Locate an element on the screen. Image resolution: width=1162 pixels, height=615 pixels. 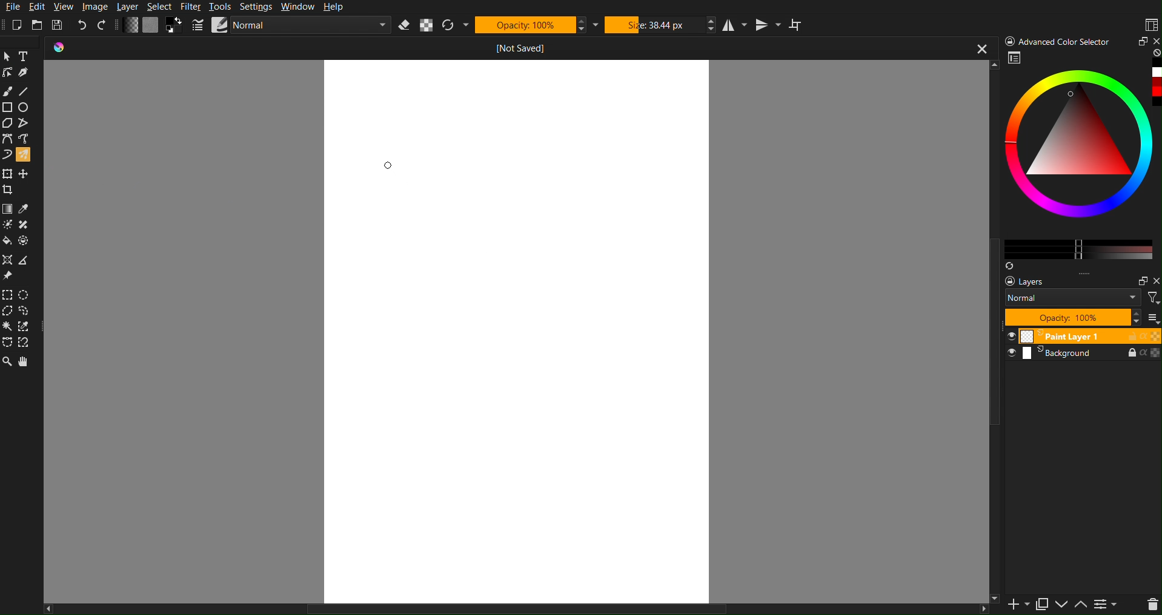
Brush Options is located at coordinates (311, 26).